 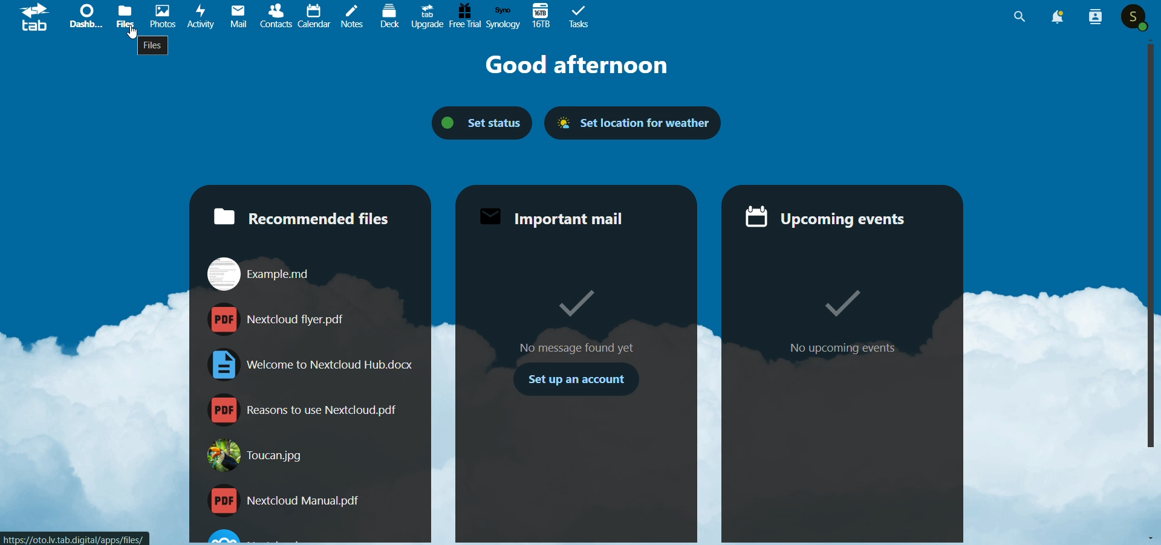 I want to click on flyer, so click(x=279, y=317).